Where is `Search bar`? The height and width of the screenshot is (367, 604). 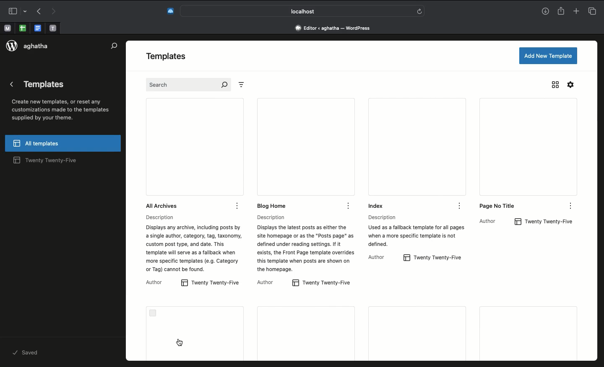
Search bar is located at coordinates (303, 10).